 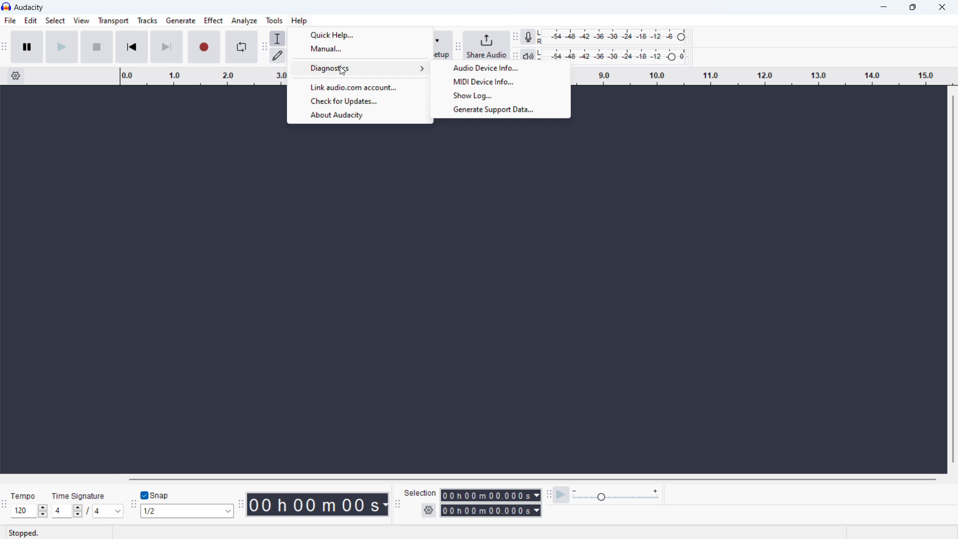 What do you see at coordinates (527, 37) in the screenshot?
I see `recording meter` at bounding box center [527, 37].